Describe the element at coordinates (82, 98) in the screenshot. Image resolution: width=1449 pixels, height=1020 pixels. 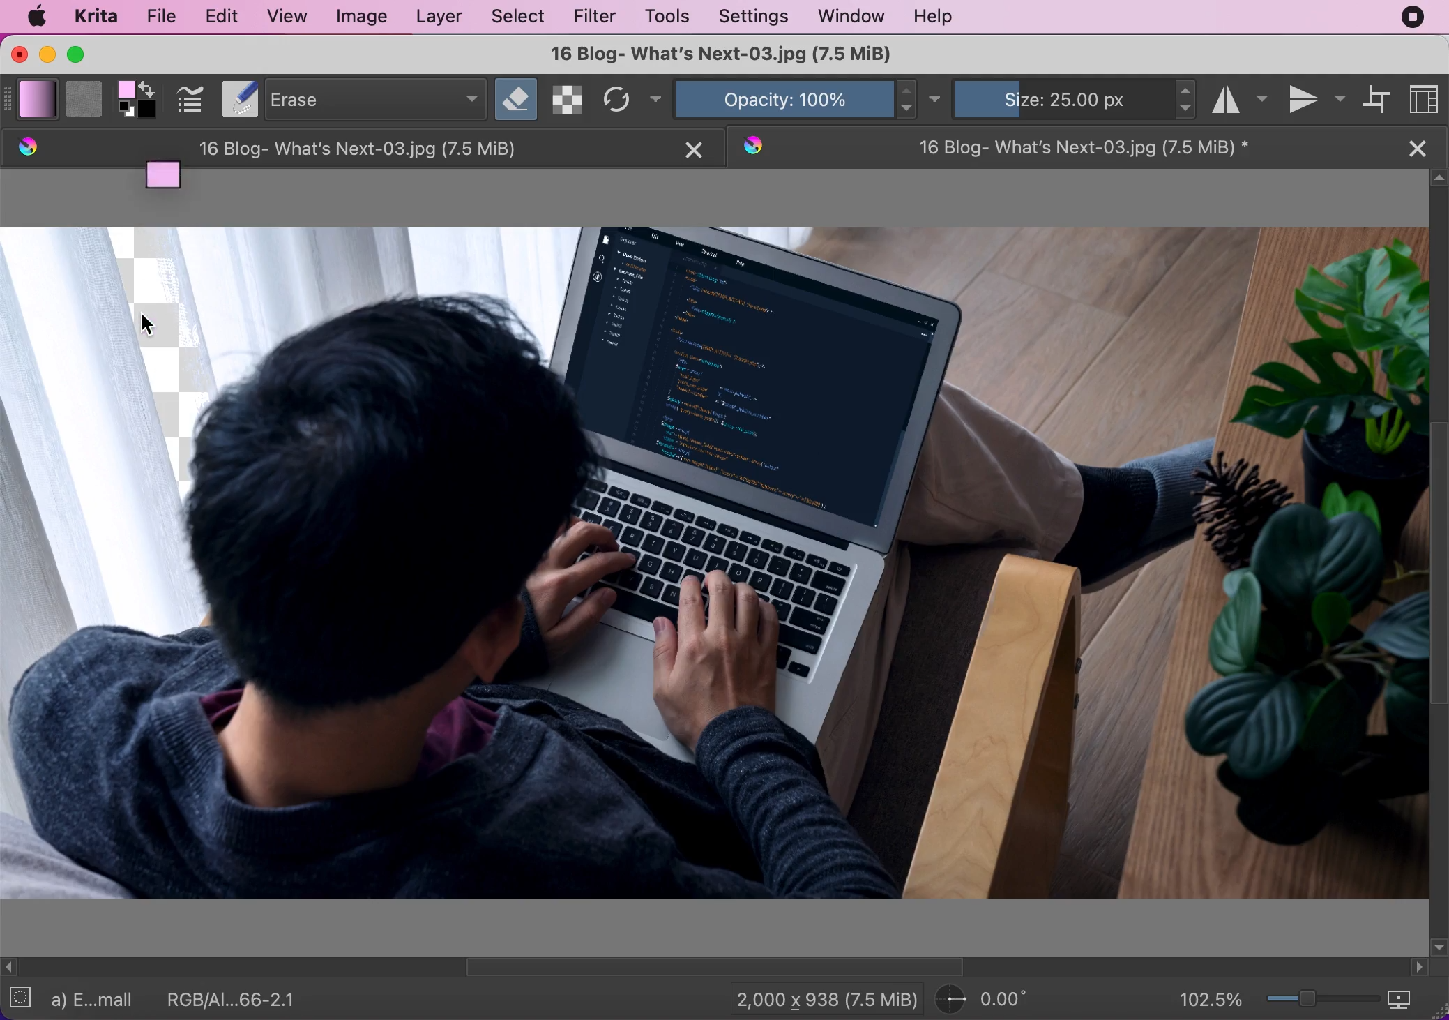
I see `fill patterns` at that location.